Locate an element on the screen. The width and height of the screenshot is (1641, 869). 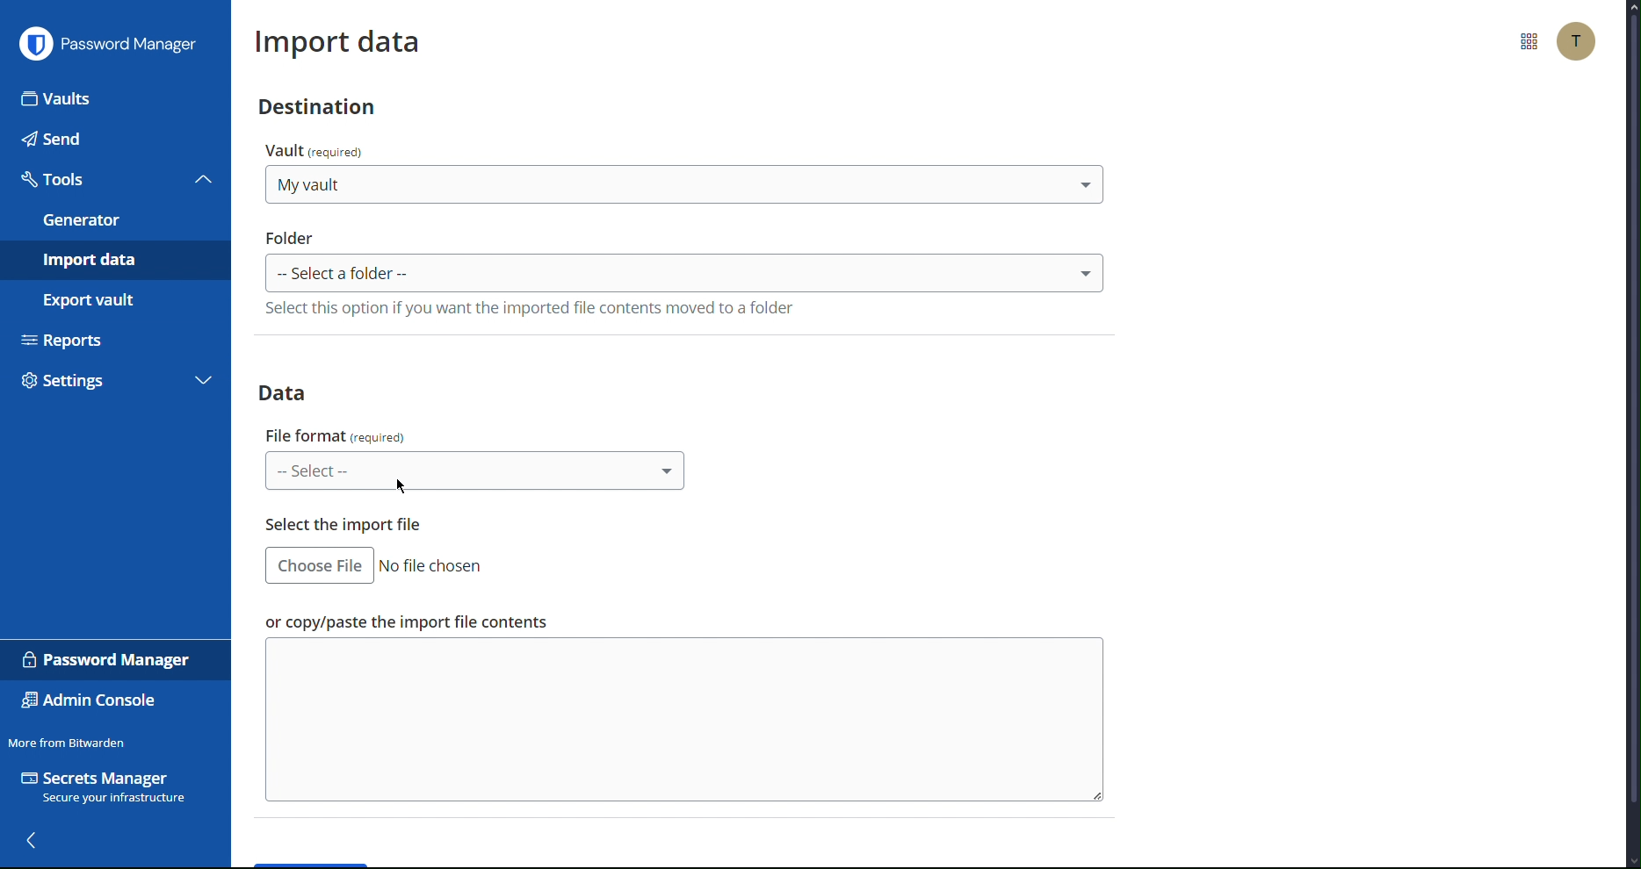
Move from Bitwarden is located at coordinates (67, 742).